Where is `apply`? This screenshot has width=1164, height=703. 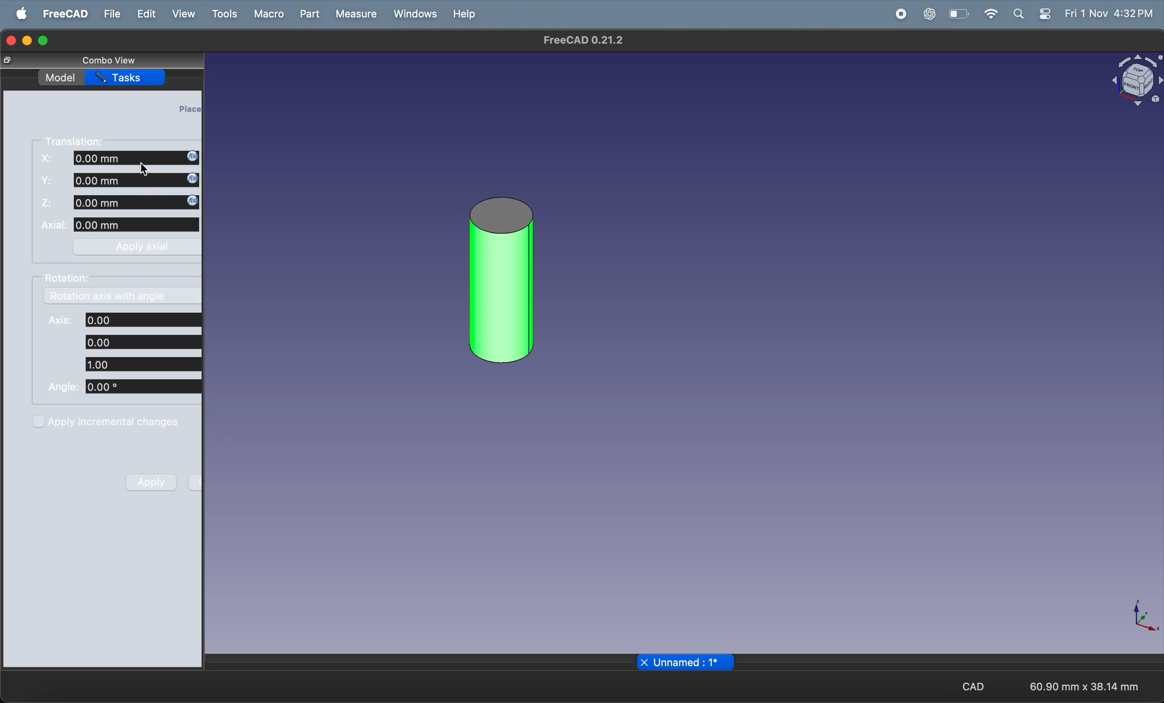 apply is located at coordinates (148, 484).